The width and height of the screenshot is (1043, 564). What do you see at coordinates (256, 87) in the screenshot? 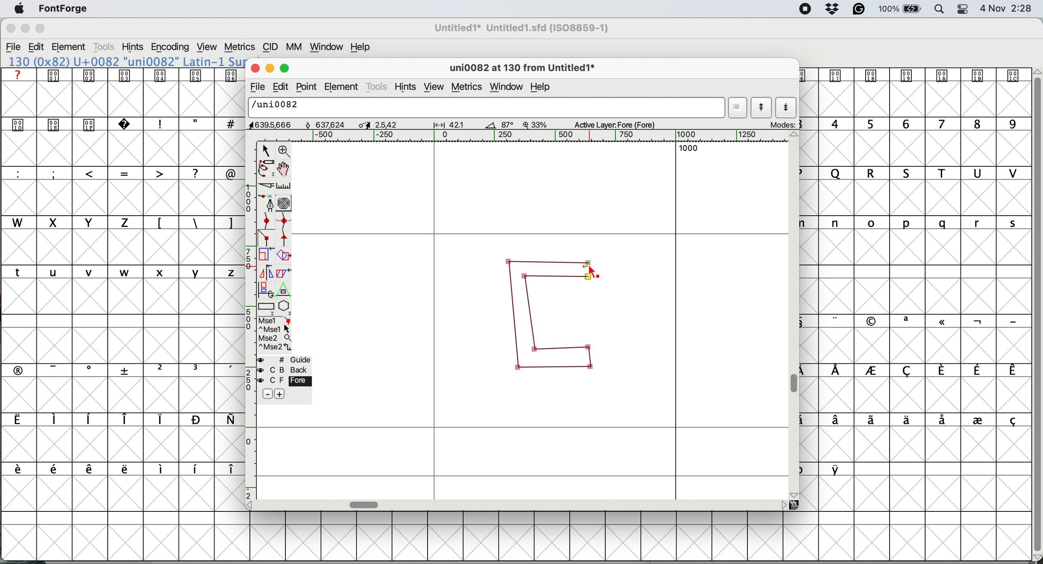
I see `file` at bounding box center [256, 87].